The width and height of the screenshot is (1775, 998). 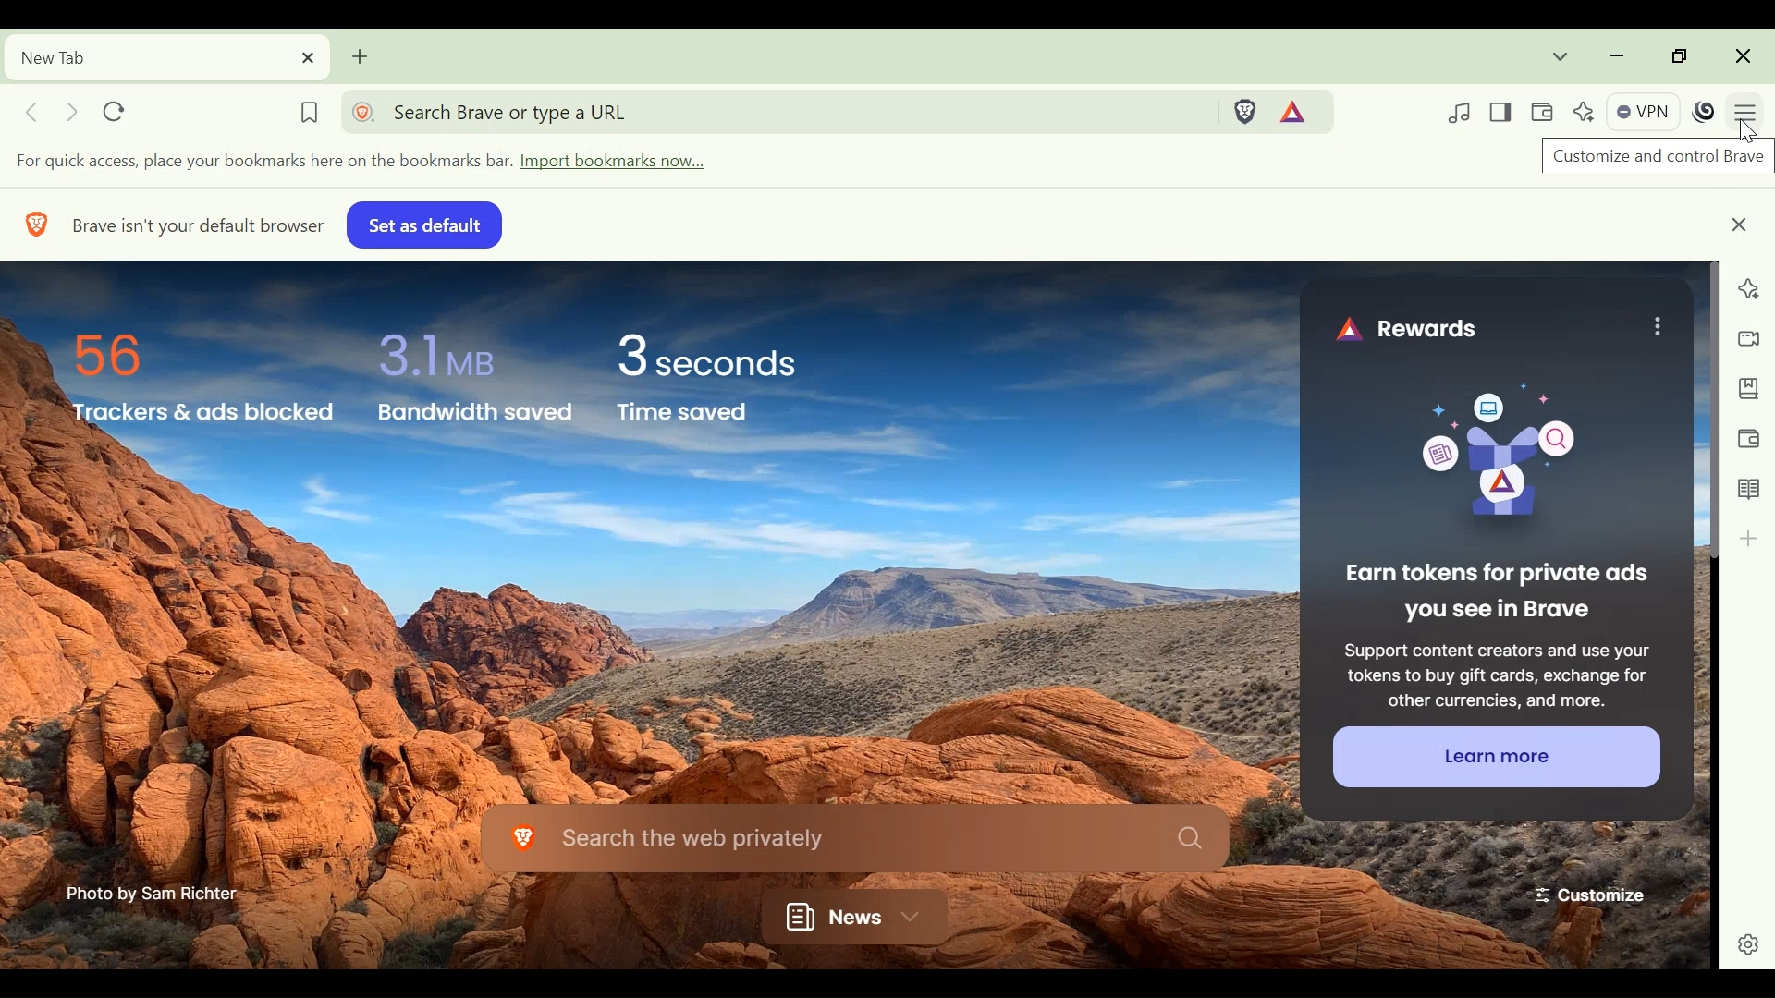 What do you see at coordinates (1744, 289) in the screenshot?
I see `Leo AI` at bounding box center [1744, 289].